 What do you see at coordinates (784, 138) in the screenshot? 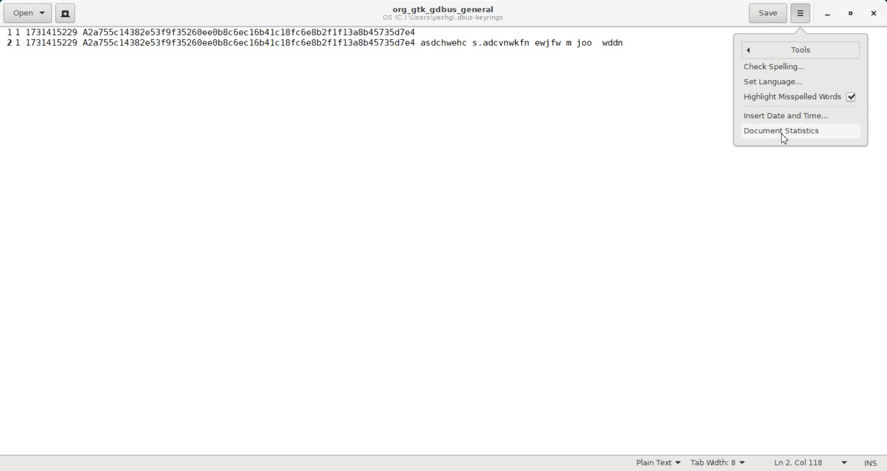
I see `Cursor` at bounding box center [784, 138].